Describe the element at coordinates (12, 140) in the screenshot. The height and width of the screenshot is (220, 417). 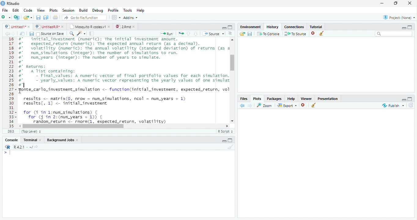
I see `Console` at that location.